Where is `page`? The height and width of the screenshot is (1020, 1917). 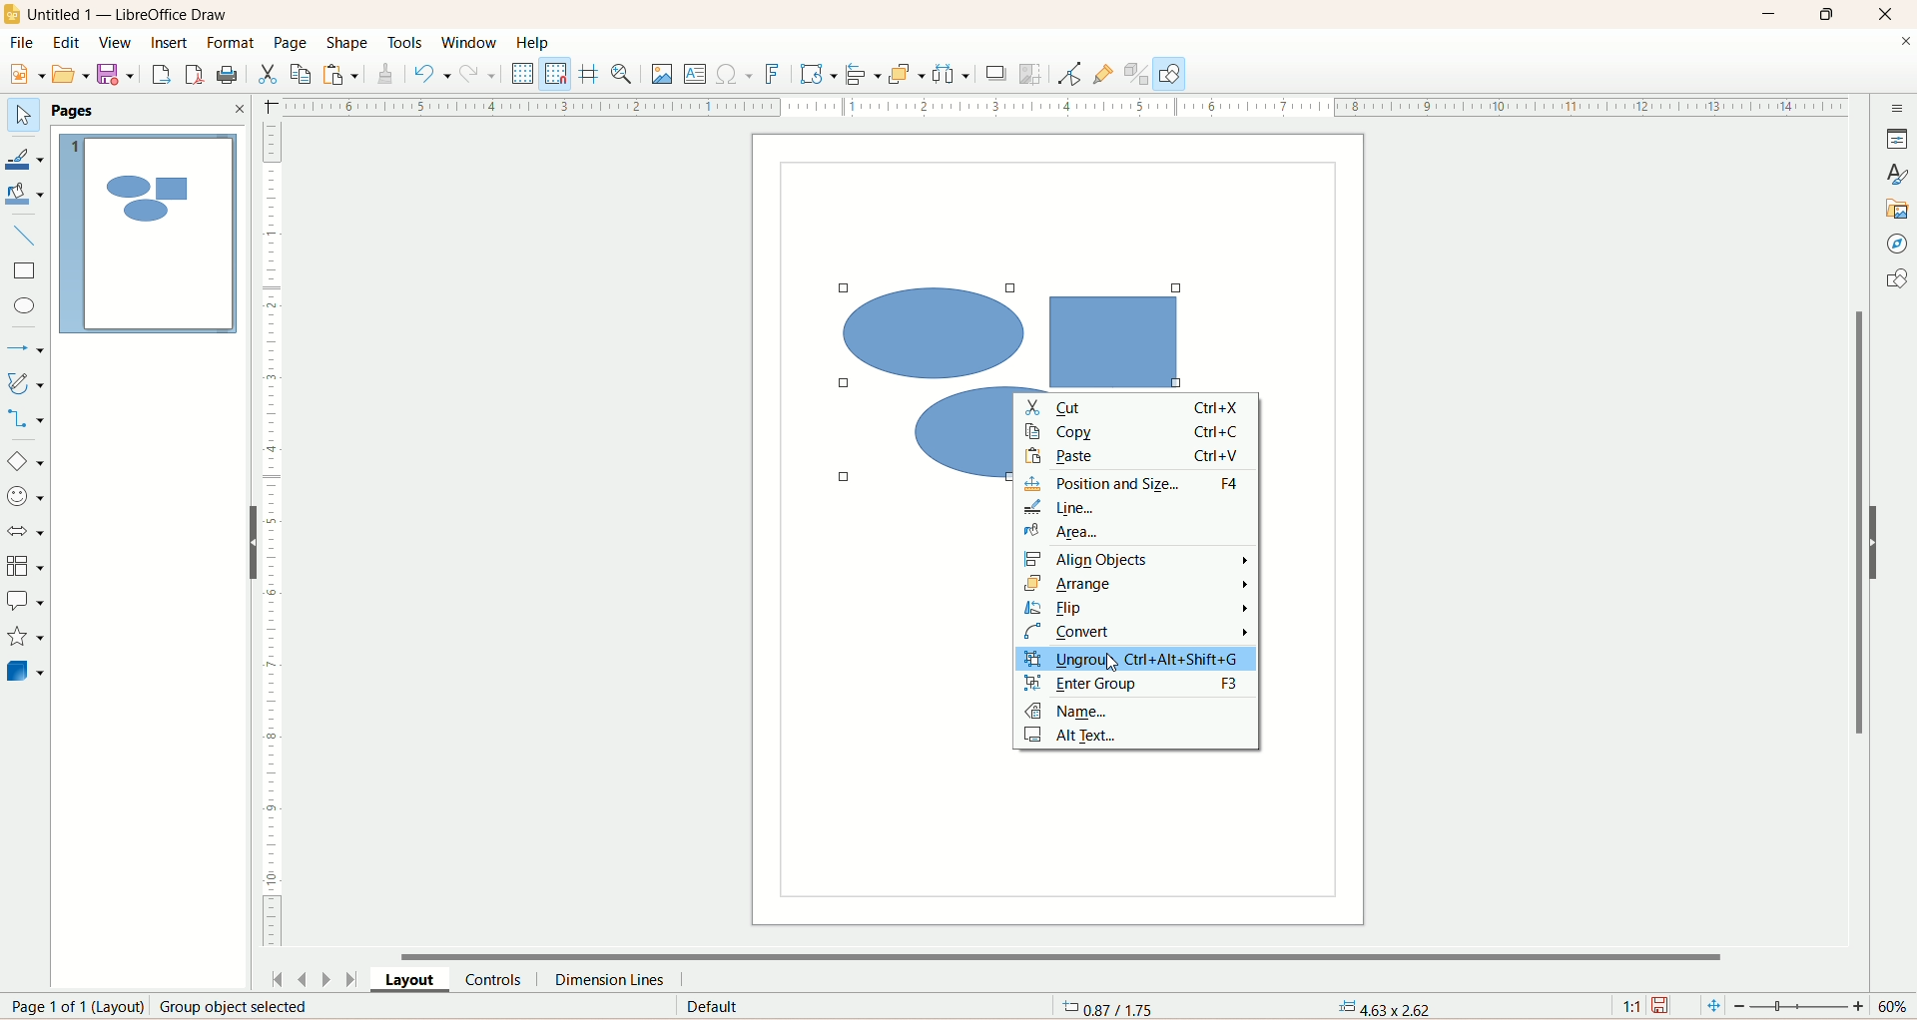 page is located at coordinates (292, 42).